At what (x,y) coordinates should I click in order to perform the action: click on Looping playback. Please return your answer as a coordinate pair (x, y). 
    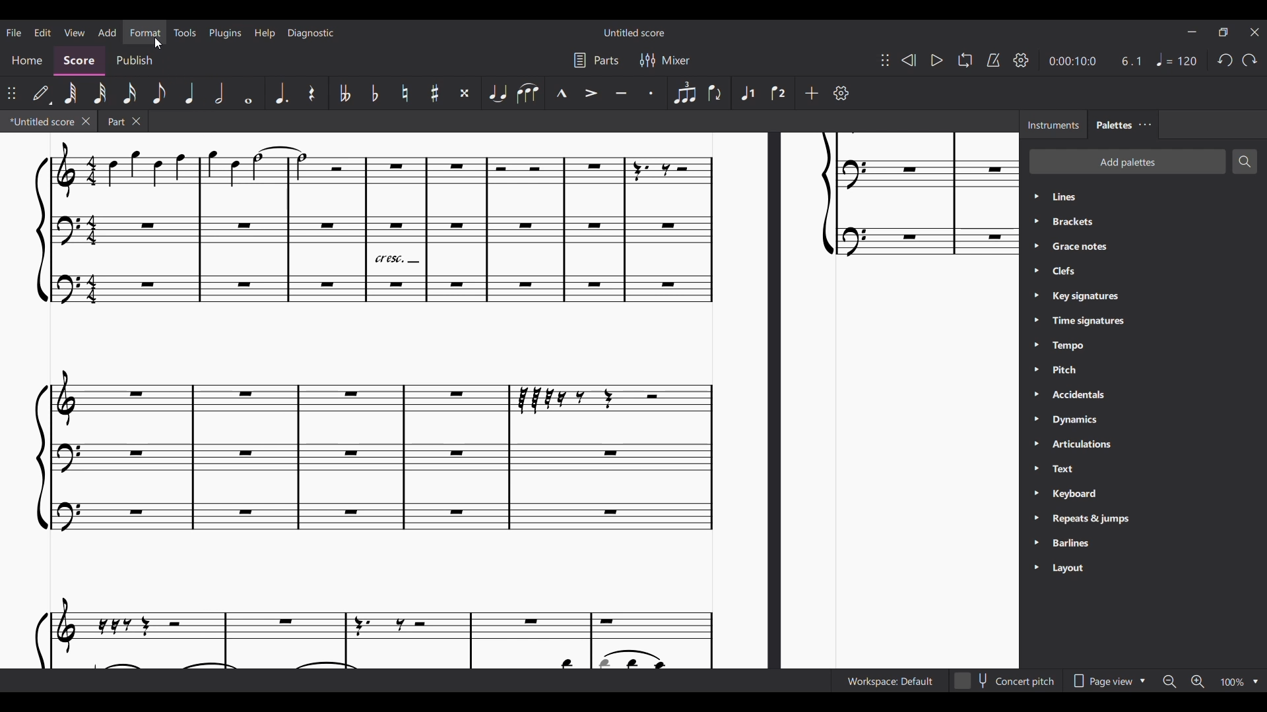
    Looking at the image, I should click on (965, 60).